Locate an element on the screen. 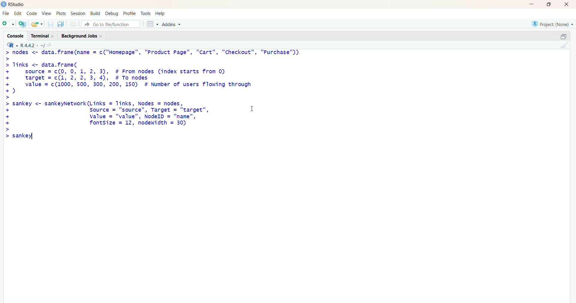 Image resolution: width=576 pixels, height=303 pixels. exit is located at coordinates (566, 5).